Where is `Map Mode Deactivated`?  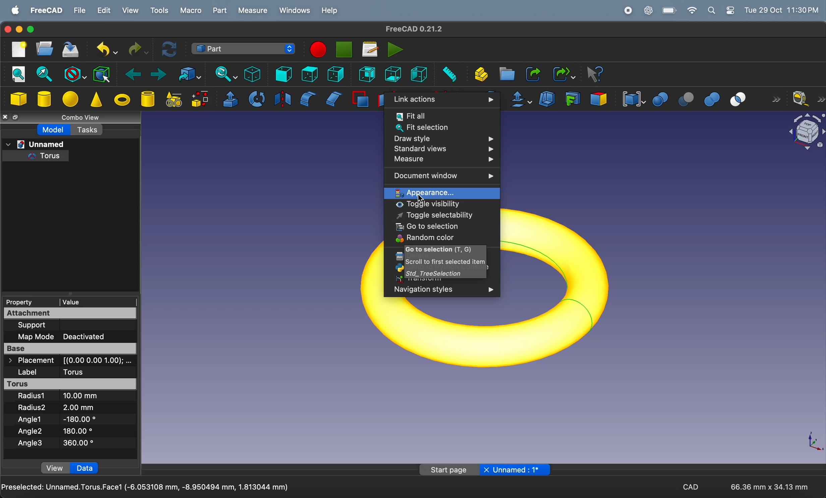
Map Mode Deactivated is located at coordinates (62, 337).